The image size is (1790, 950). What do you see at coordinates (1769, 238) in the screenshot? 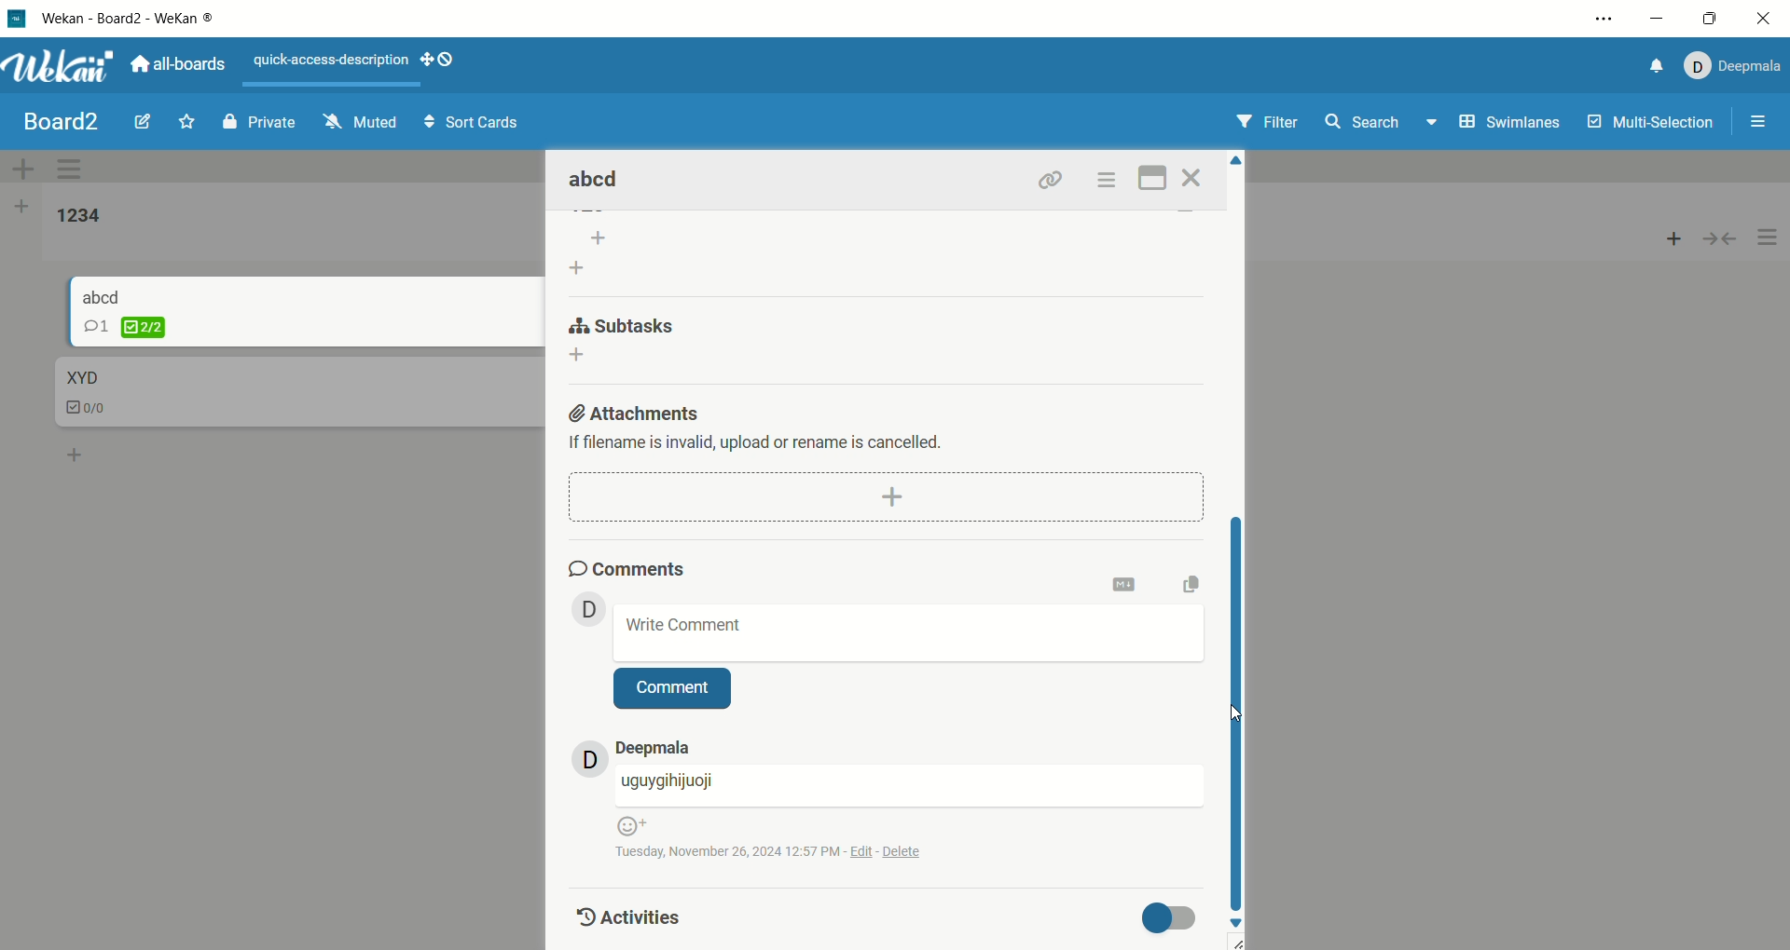
I see `options` at bounding box center [1769, 238].